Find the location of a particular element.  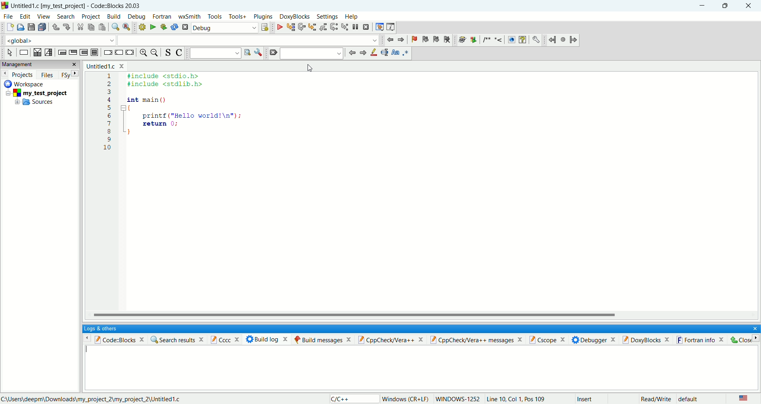

run is located at coordinates (151, 27).